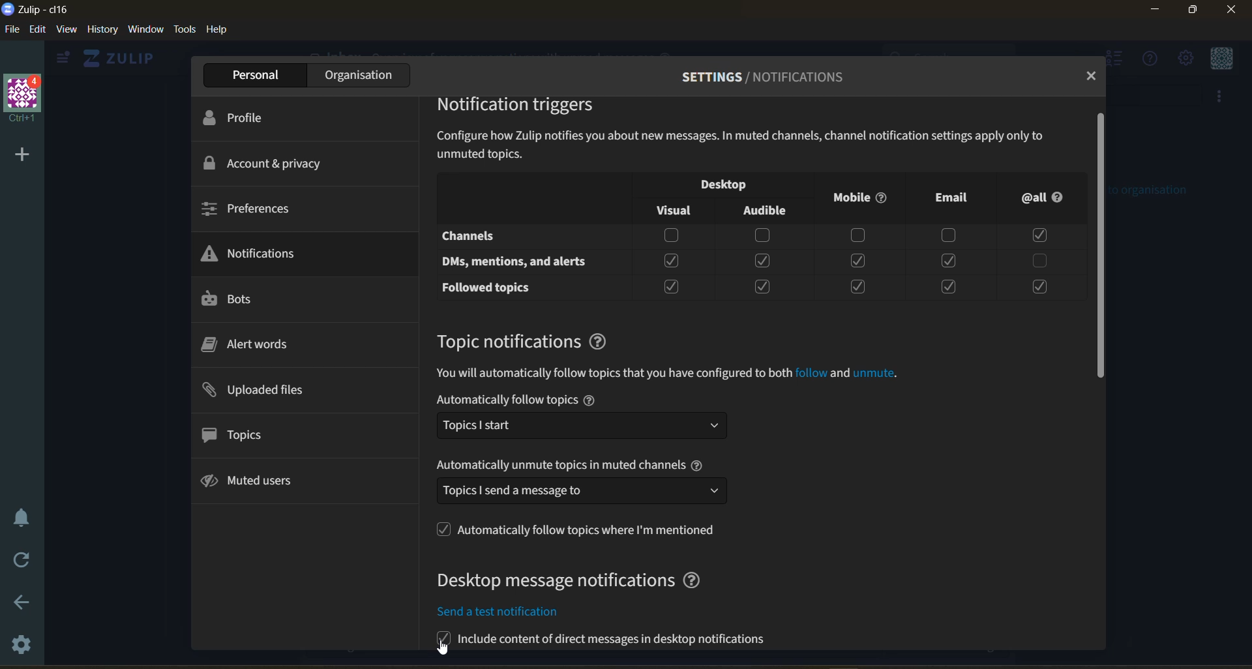 The width and height of the screenshot is (1252, 669). Describe the element at coordinates (10, 29) in the screenshot. I see `file` at that location.